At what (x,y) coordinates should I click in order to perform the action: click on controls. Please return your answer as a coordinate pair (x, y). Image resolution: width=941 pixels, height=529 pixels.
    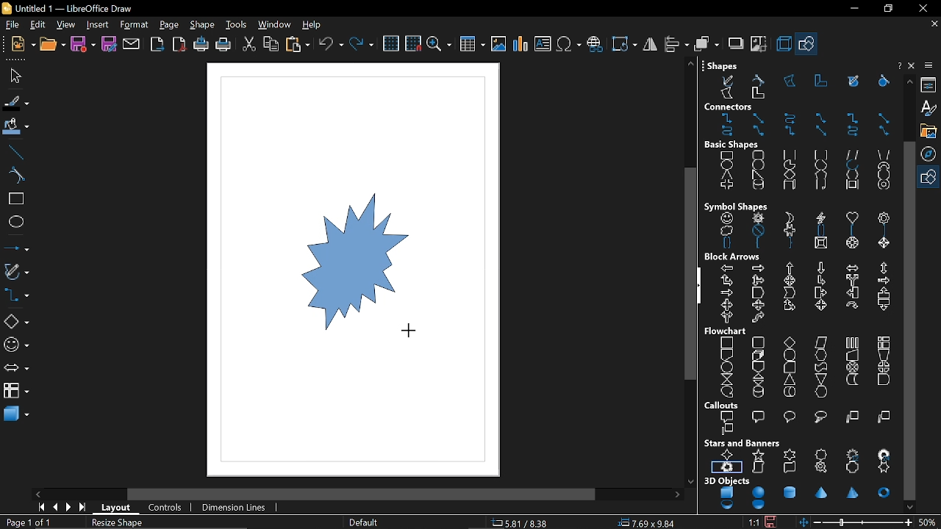
    Looking at the image, I should click on (168, 508).